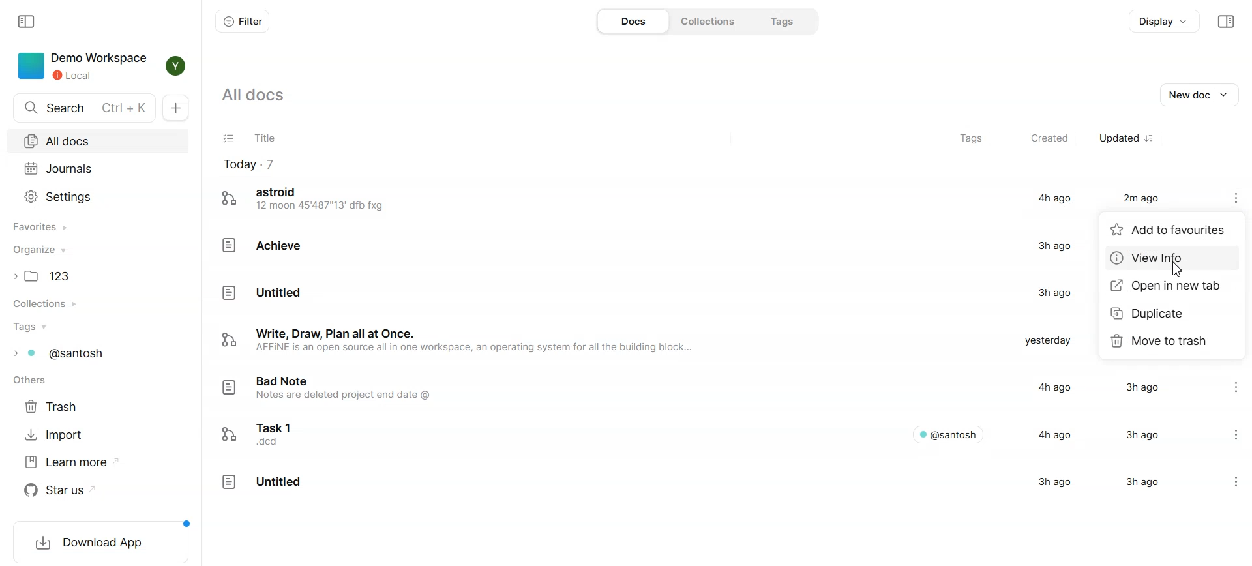  I want to click on Trash, so click(57, 406).